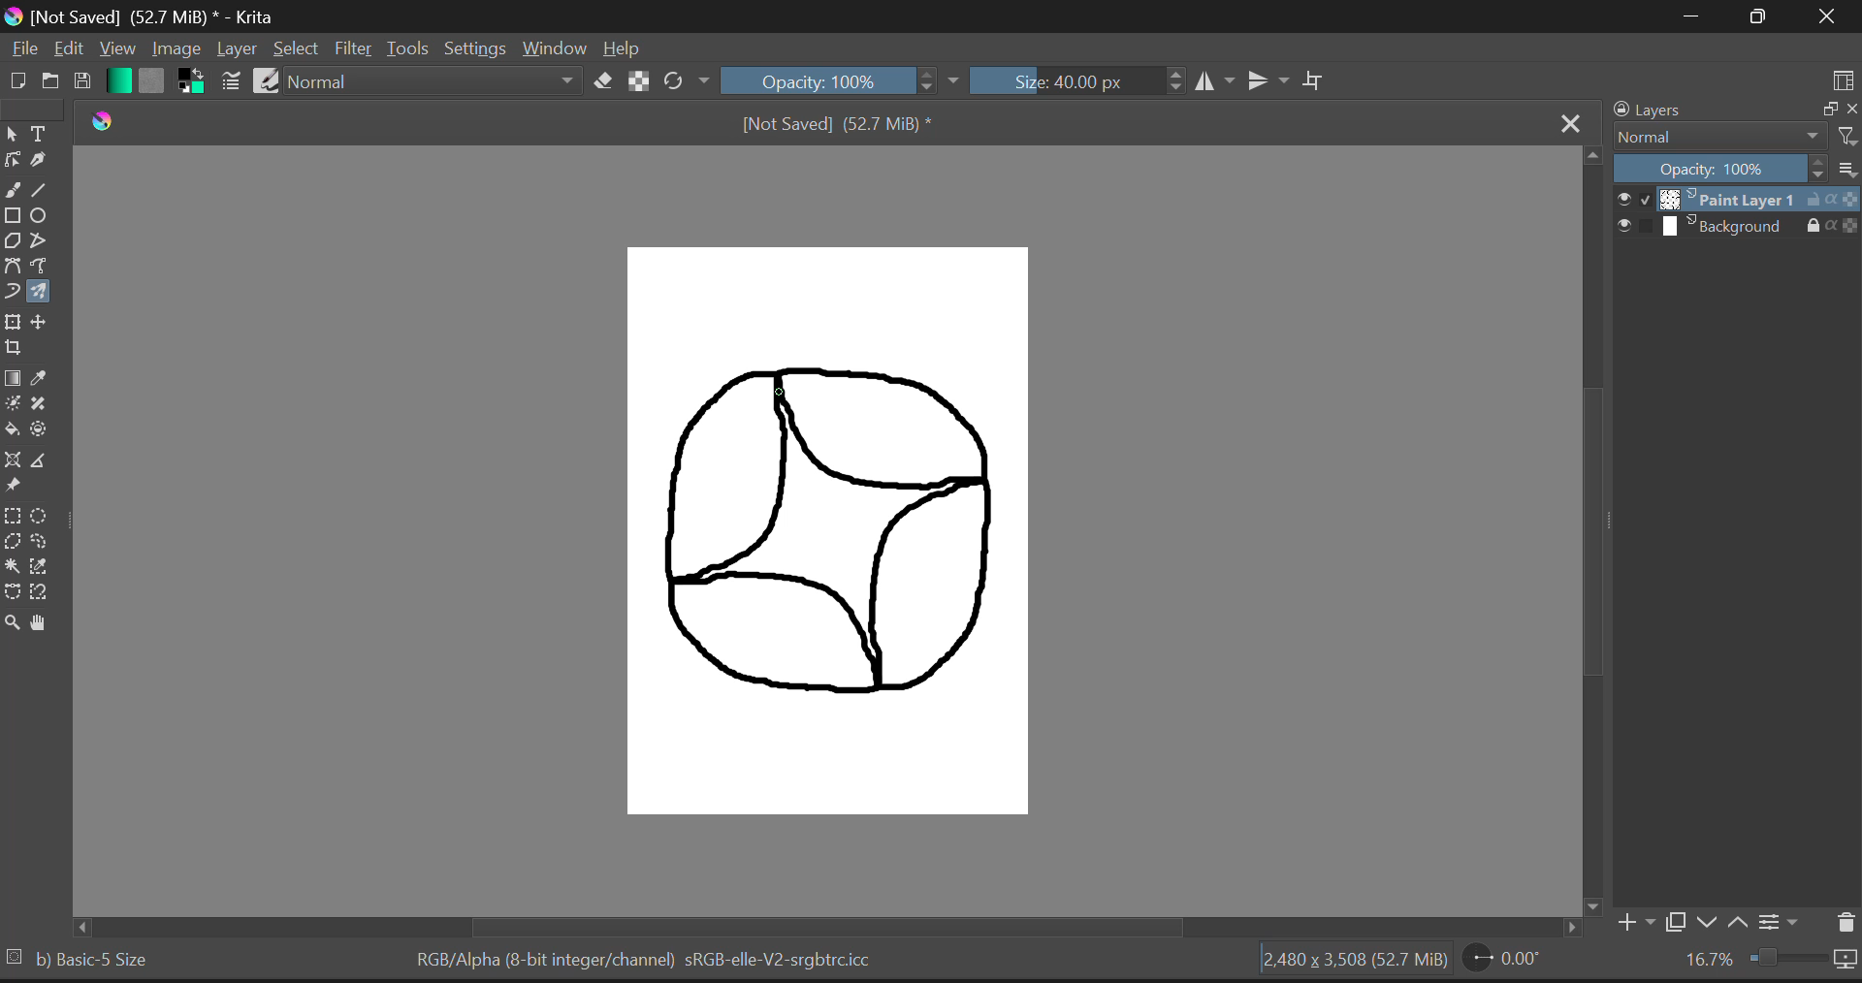 The image size is (1862, 983). What do you see at coordinates (1711, 923) in the screenshot?
I see `Move Layer Down` at bounding box center [1711, 923].